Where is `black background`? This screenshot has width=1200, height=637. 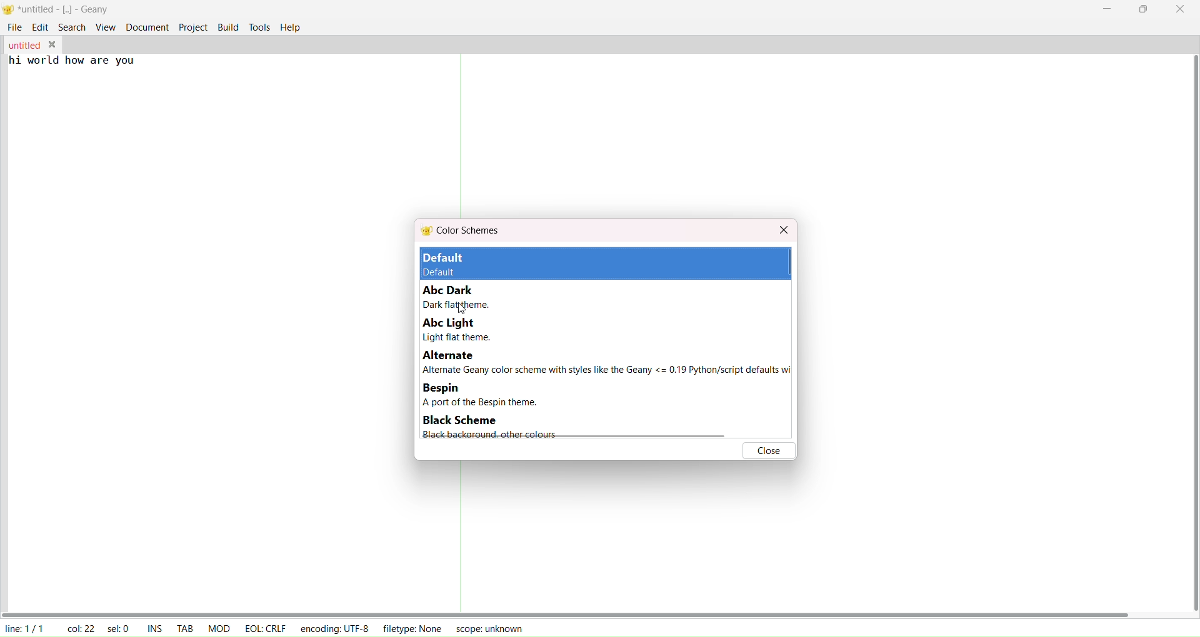
black background is located at coordinates (485, 435).